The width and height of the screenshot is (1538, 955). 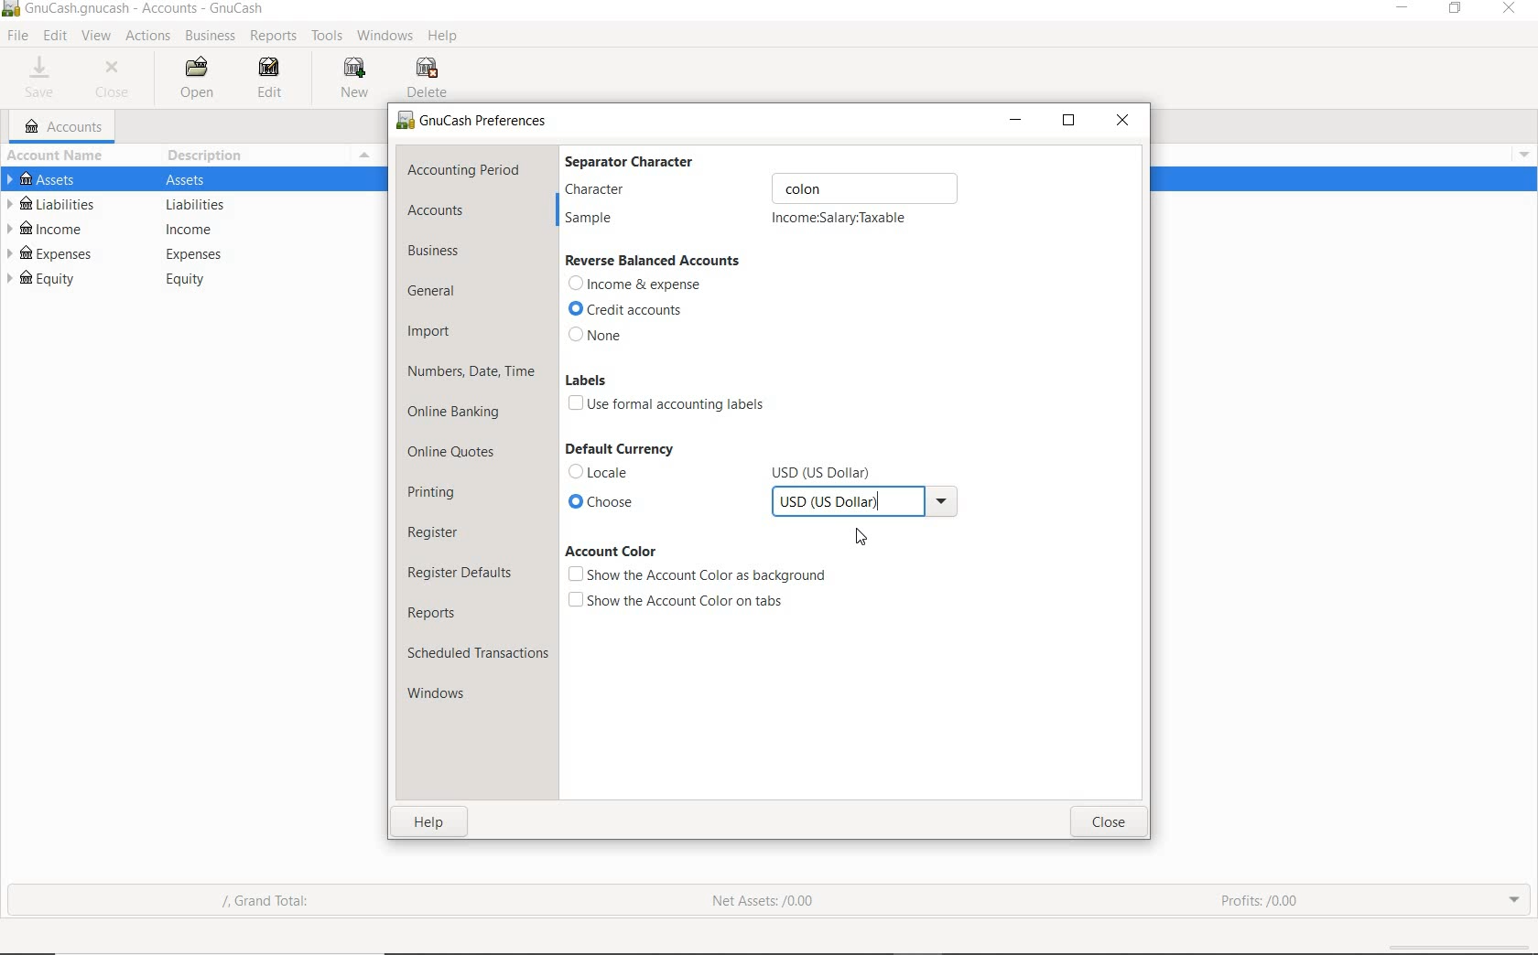 I want to click on close, so click(x=1109, y=822).